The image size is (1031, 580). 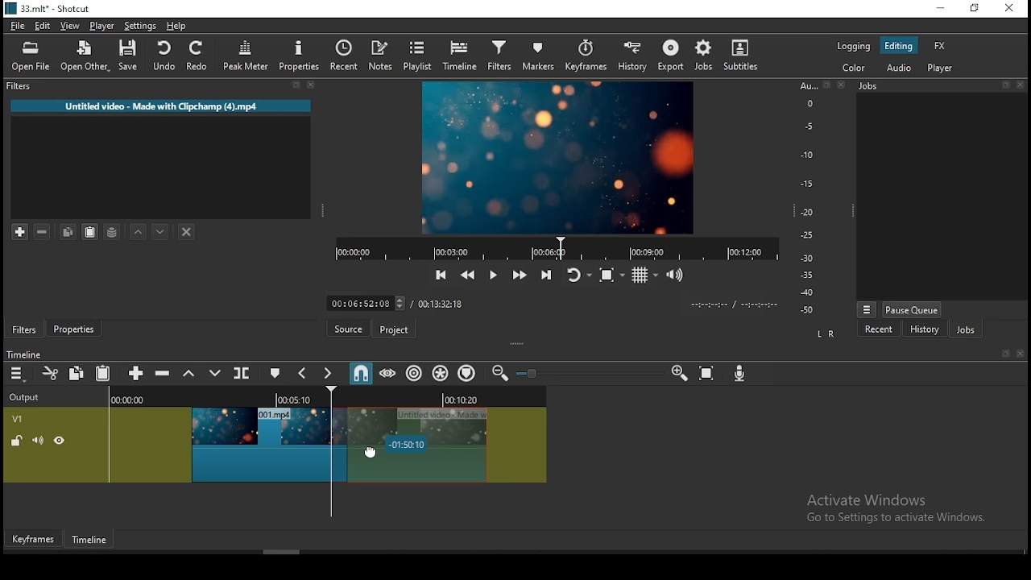 I want to click on maximise, so click(x=975, y=9).